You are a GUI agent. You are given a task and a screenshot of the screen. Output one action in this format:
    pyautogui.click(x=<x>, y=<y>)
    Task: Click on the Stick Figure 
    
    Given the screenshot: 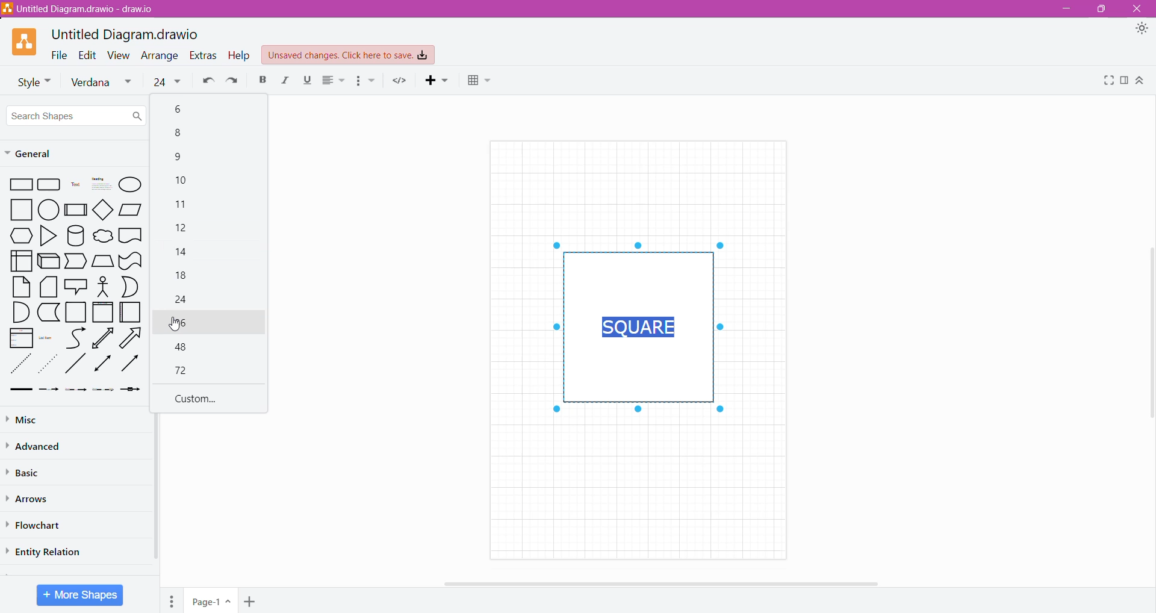 What is the action you would take?
    pyautogui.click(x=103, y=287)
    